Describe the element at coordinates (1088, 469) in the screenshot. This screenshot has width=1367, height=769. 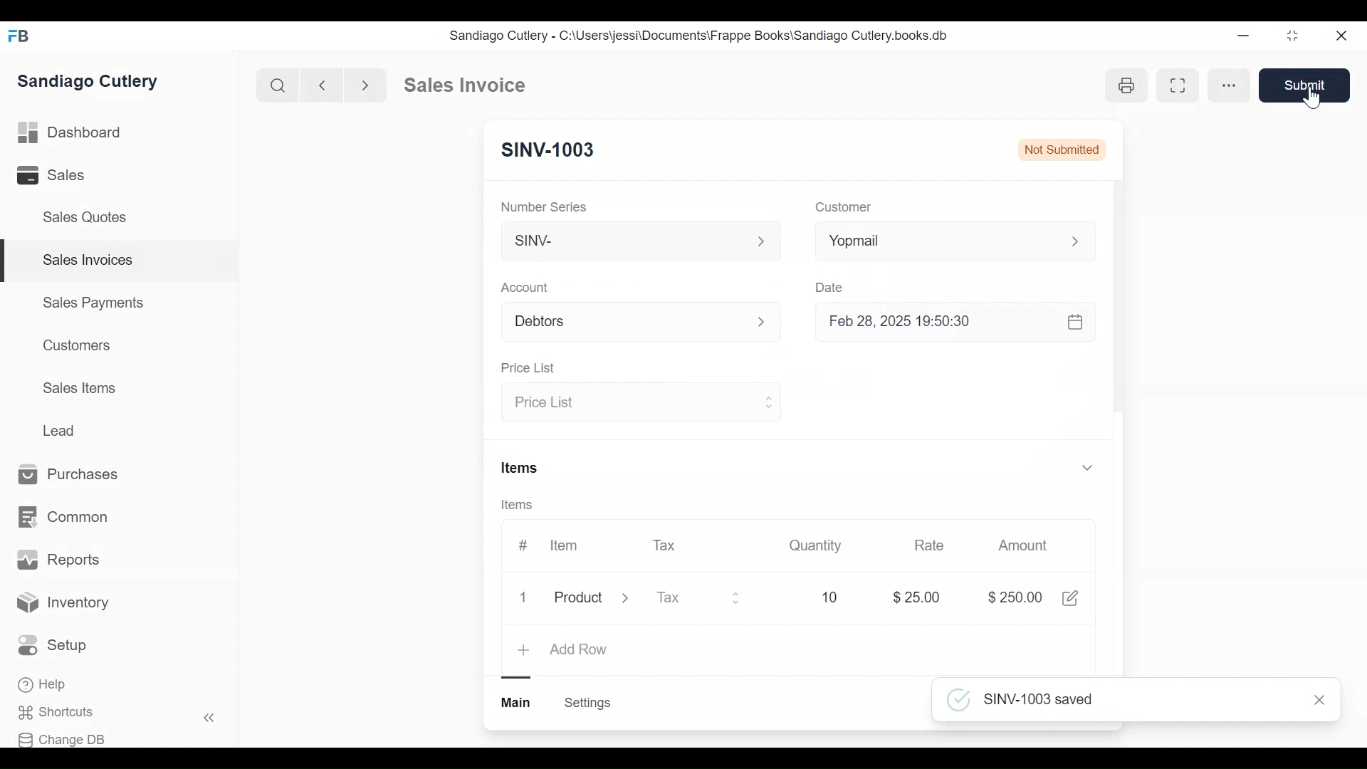
I see `v` at that location.